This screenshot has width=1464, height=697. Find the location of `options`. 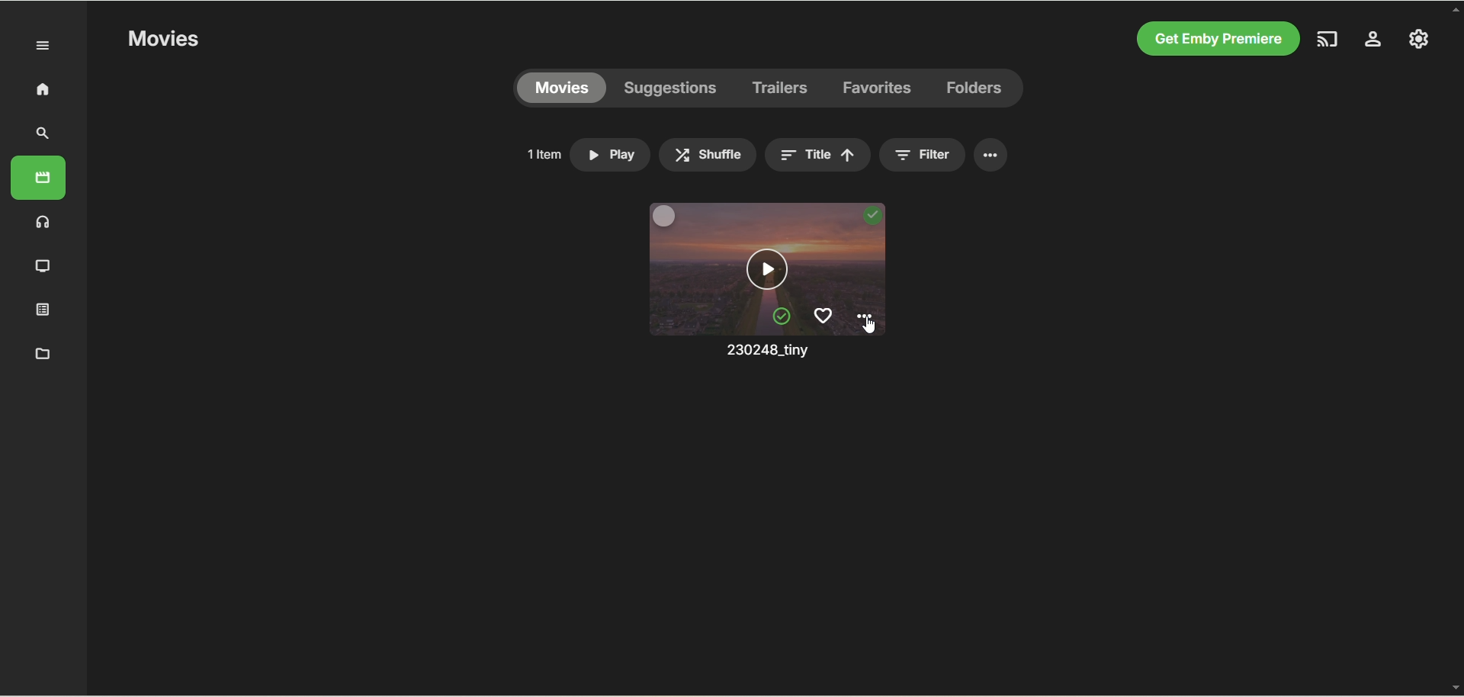

options is located at coordinates (990, 155).